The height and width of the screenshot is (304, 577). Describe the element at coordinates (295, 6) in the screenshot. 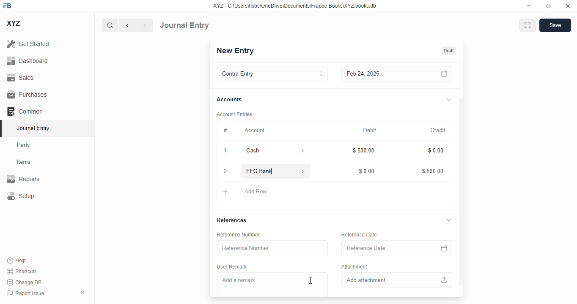

I see `XYZ - C:\Users\hsbc\OneDrive\Documents\Frappe Books\XYZ books. db` at that location.